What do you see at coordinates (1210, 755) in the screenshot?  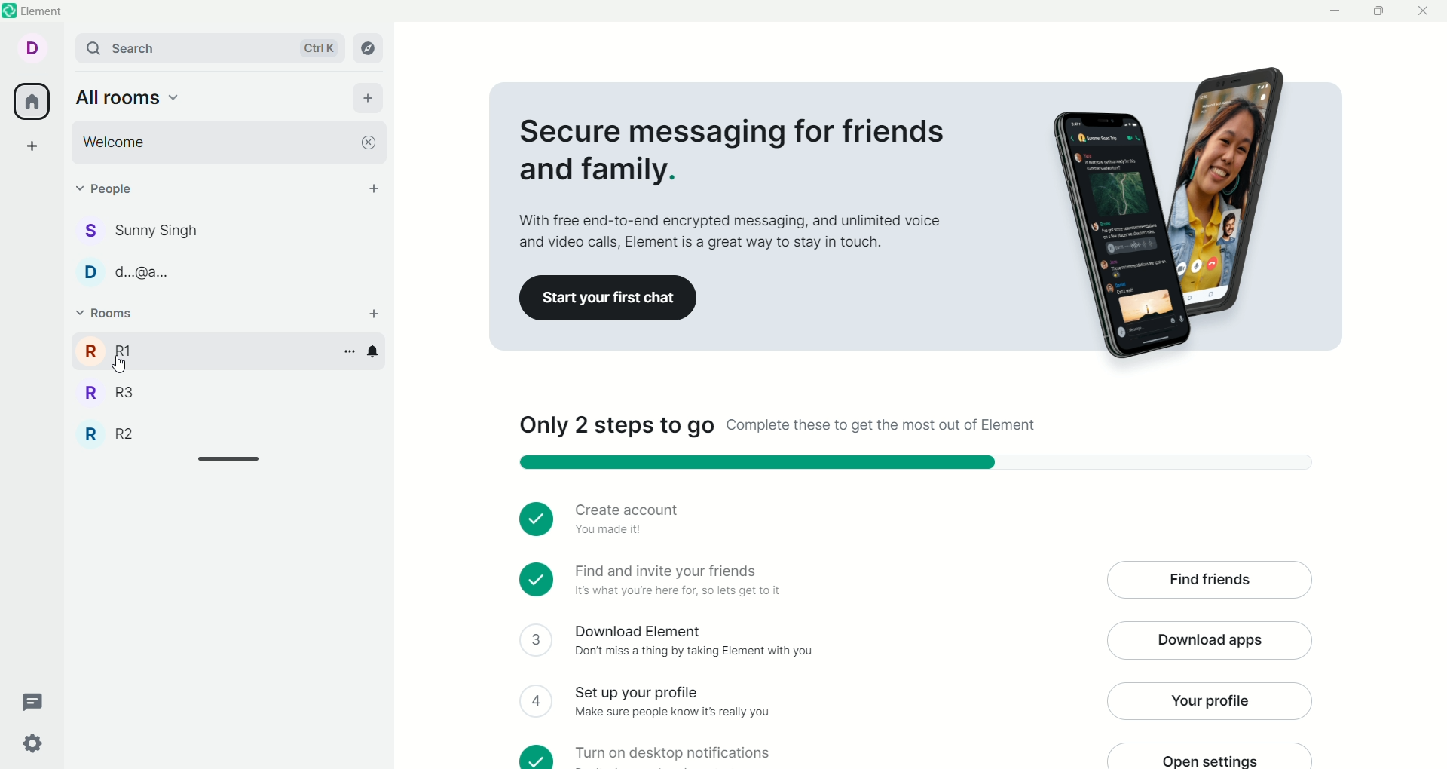 I see `Click to open settings` at bounding box center [1210, 755].